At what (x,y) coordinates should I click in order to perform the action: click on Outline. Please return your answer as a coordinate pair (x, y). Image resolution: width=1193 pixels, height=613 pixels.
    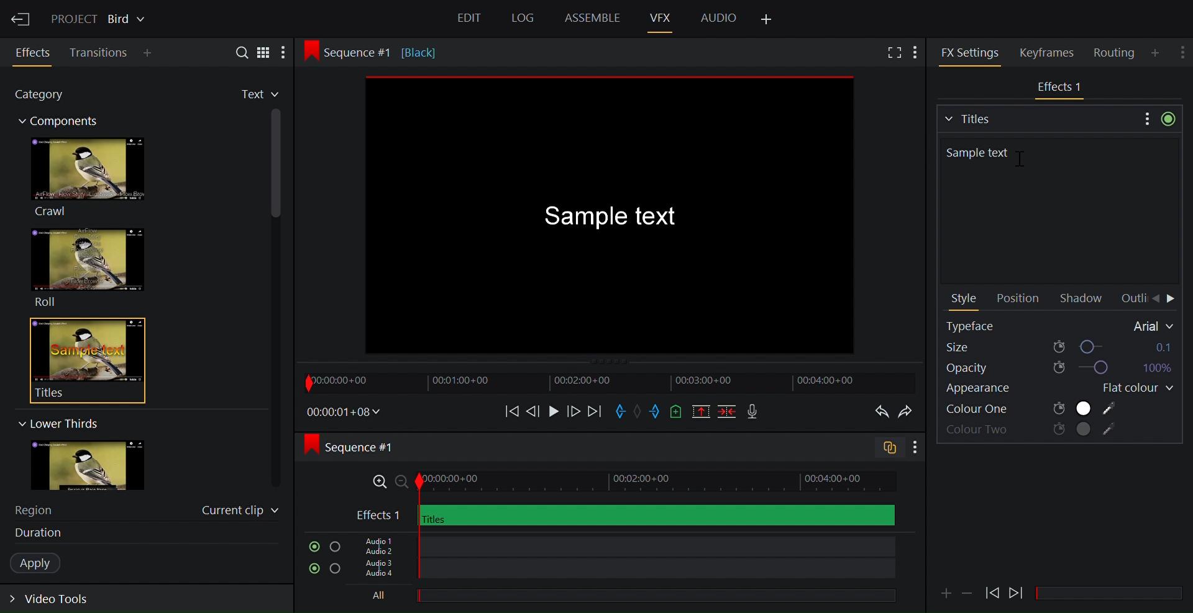
    Looking at the image, I should click on (1132, 298).